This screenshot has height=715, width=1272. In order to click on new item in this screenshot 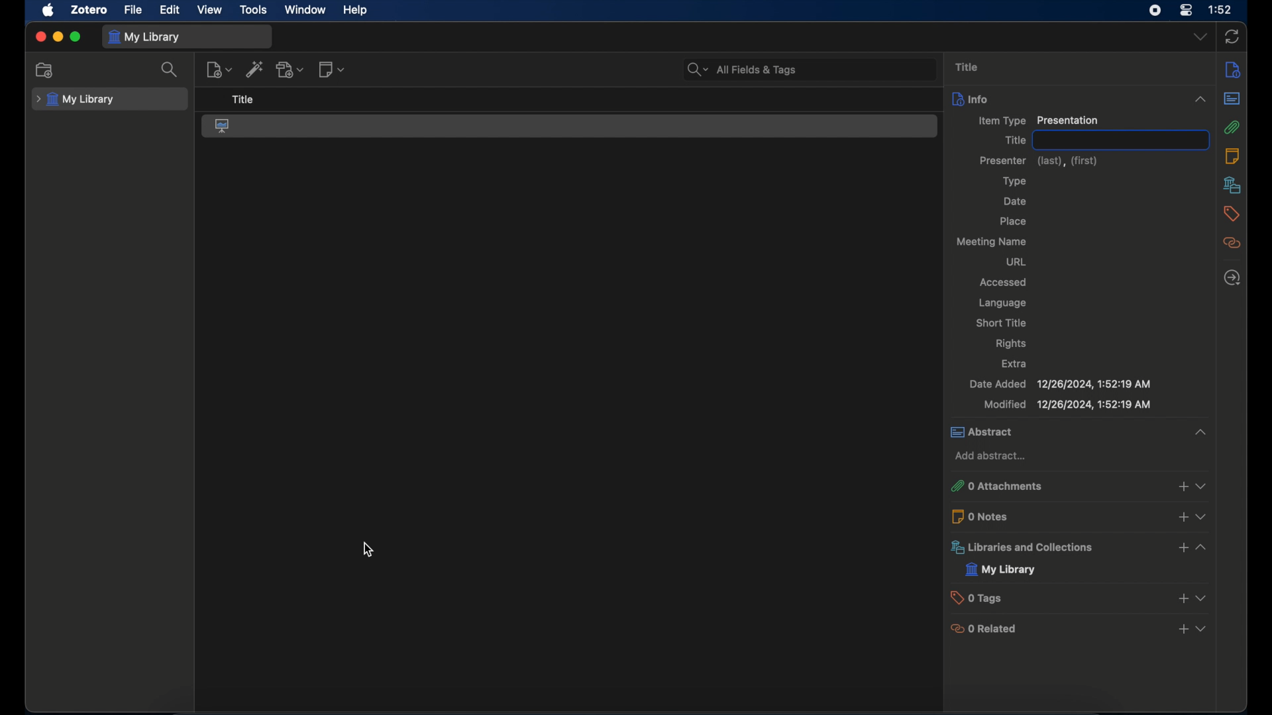, I will do `click(218, 70)`.